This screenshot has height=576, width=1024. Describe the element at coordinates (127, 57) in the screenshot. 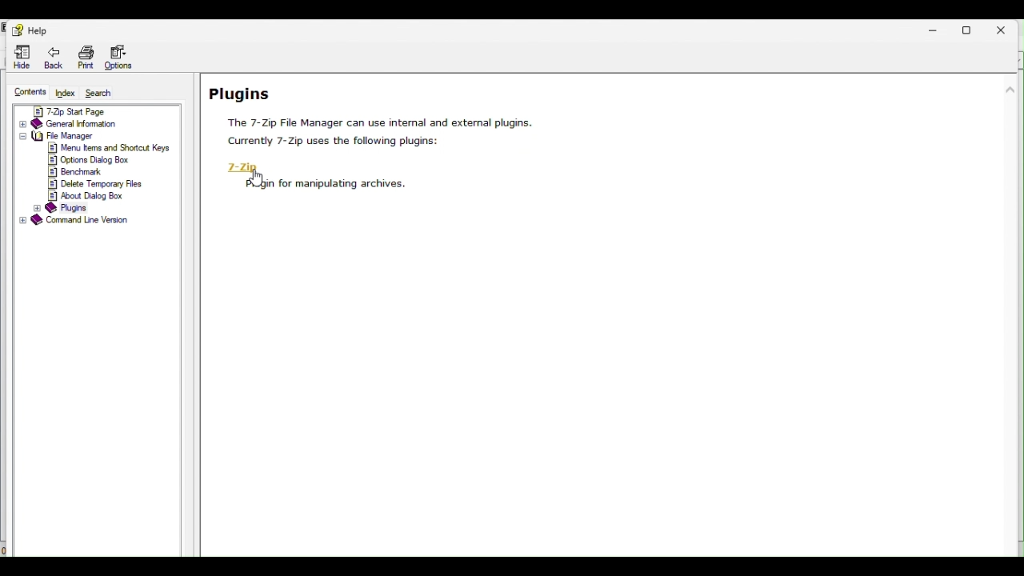

I see `Options` at that location.